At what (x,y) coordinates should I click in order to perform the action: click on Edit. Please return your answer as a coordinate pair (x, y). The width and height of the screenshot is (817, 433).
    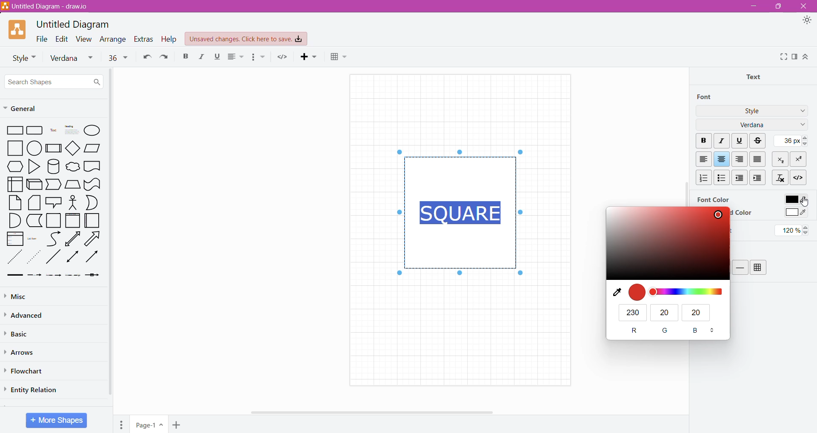
    Looking at the image, I should click on (62, 38).